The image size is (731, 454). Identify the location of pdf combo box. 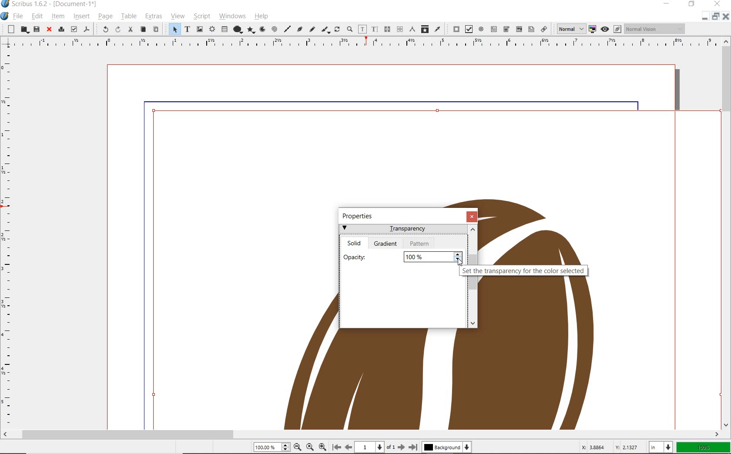
(518, 29).